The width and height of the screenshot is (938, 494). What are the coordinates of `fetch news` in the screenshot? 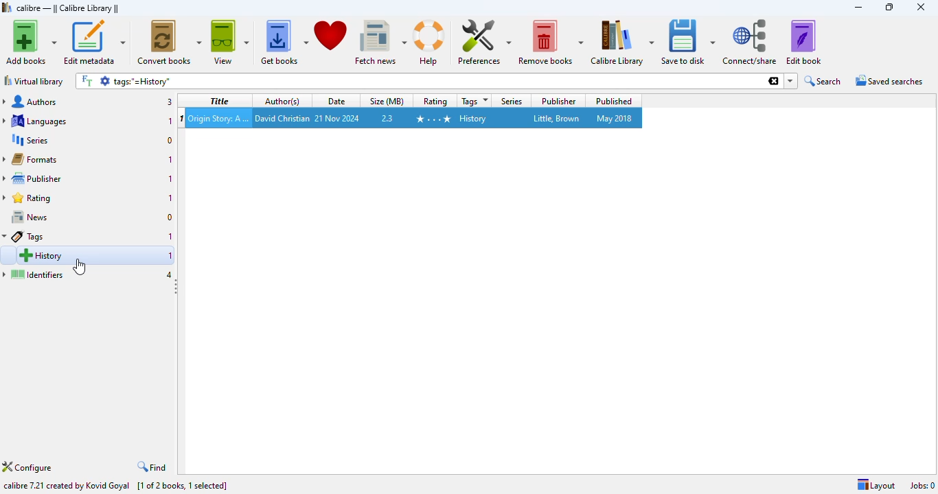 It's located at (380, 41).